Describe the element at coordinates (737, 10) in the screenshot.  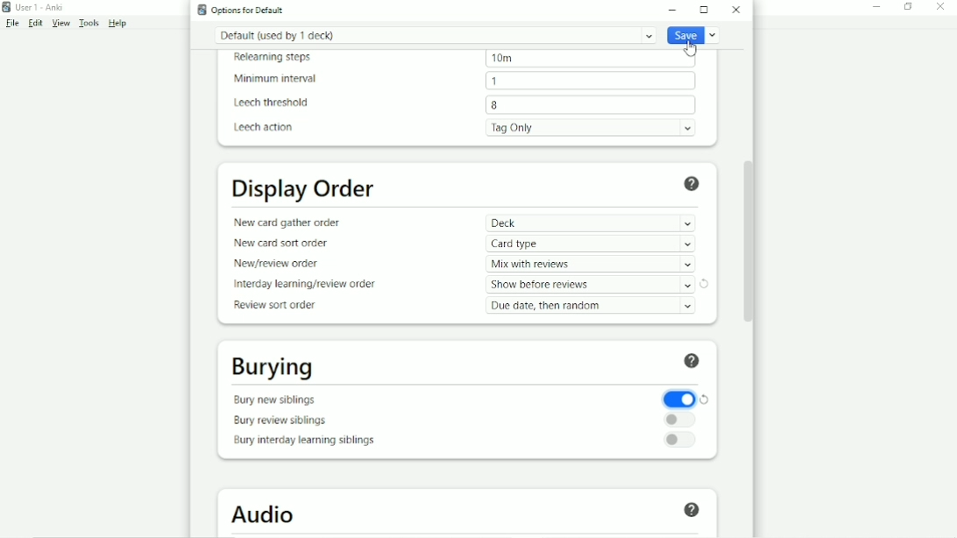
I see `Close` at that location.